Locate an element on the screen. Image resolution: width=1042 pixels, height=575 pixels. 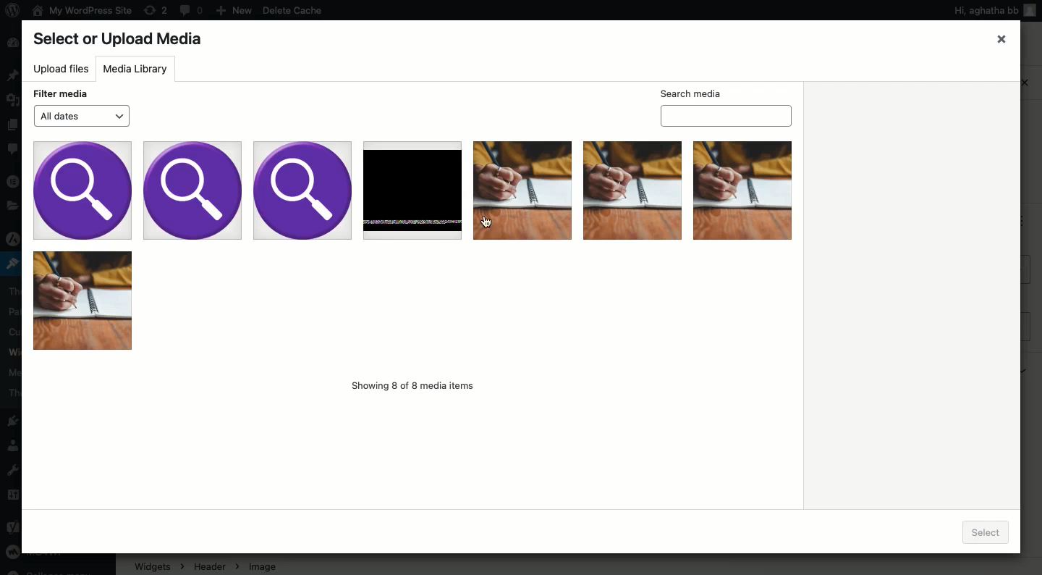
Close is located at coordinates (1002, 38).